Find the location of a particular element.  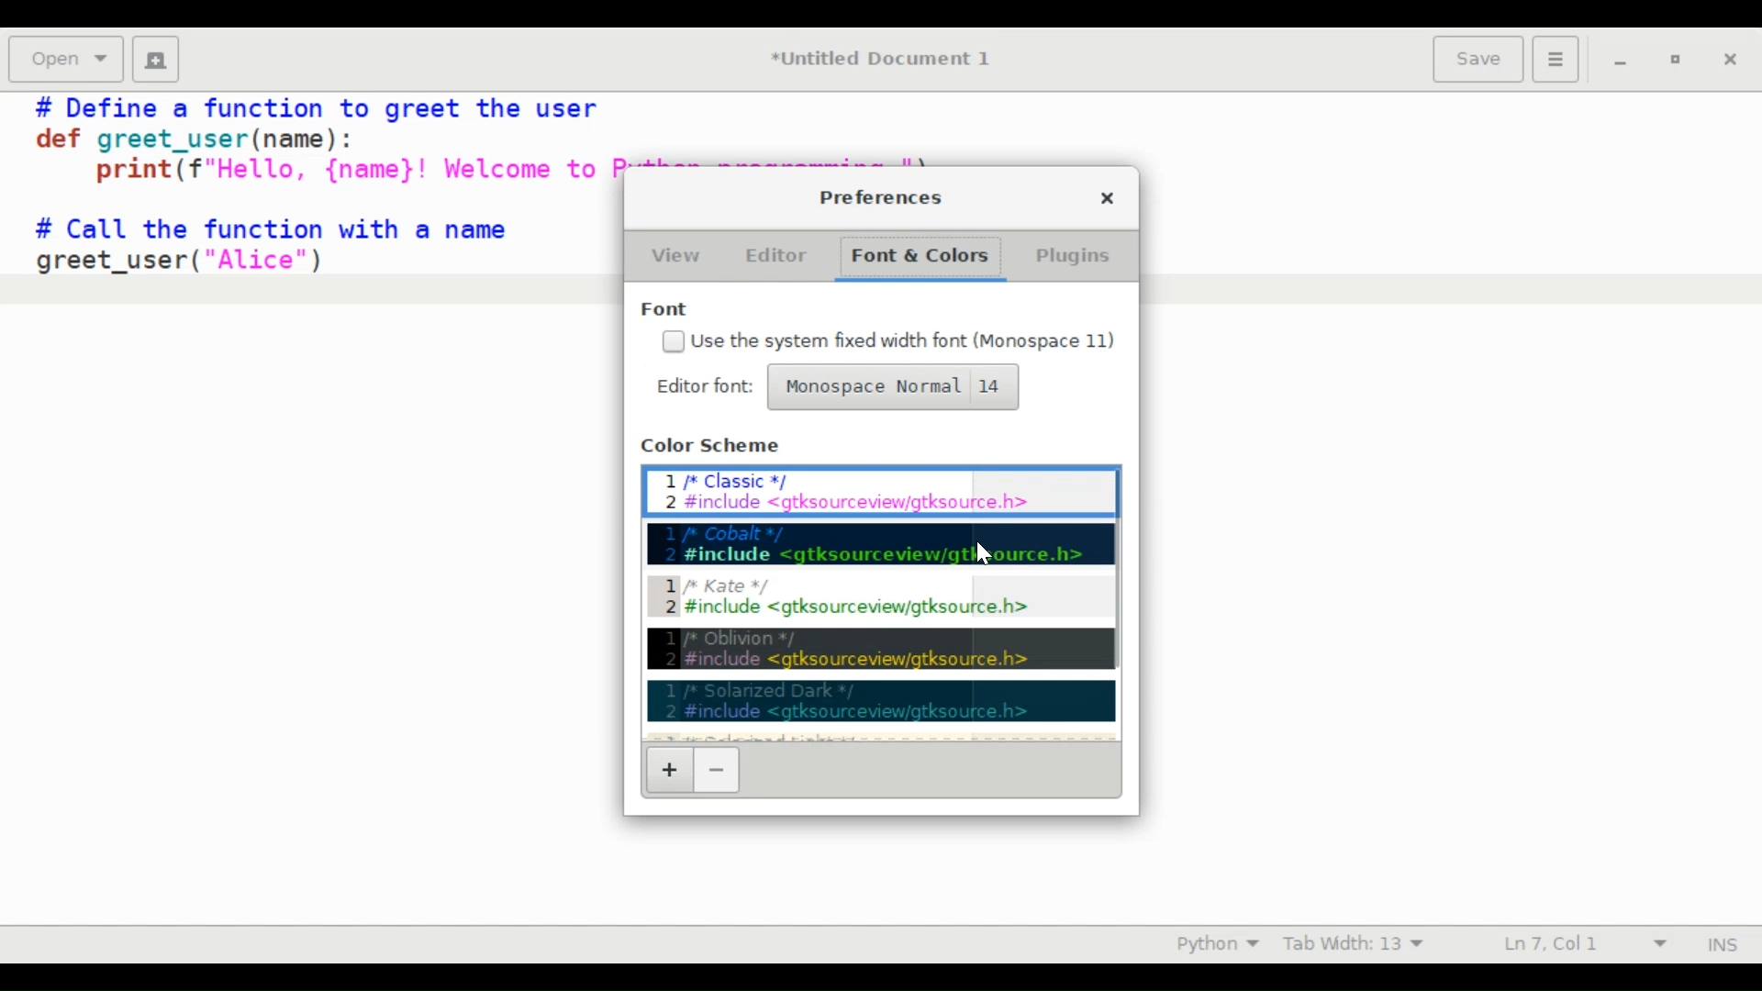

Close is located at coordinates (1728, 58).